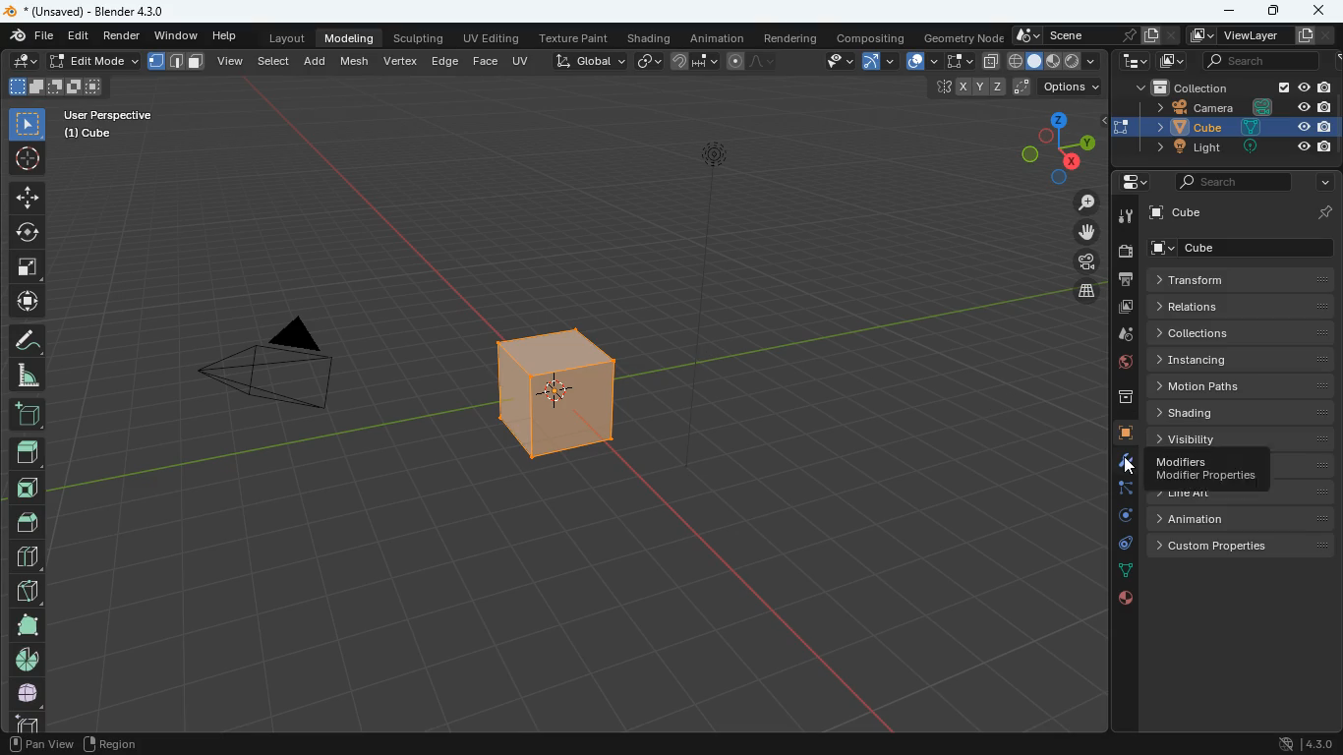  I want to click on rendering, so click(793, 37).